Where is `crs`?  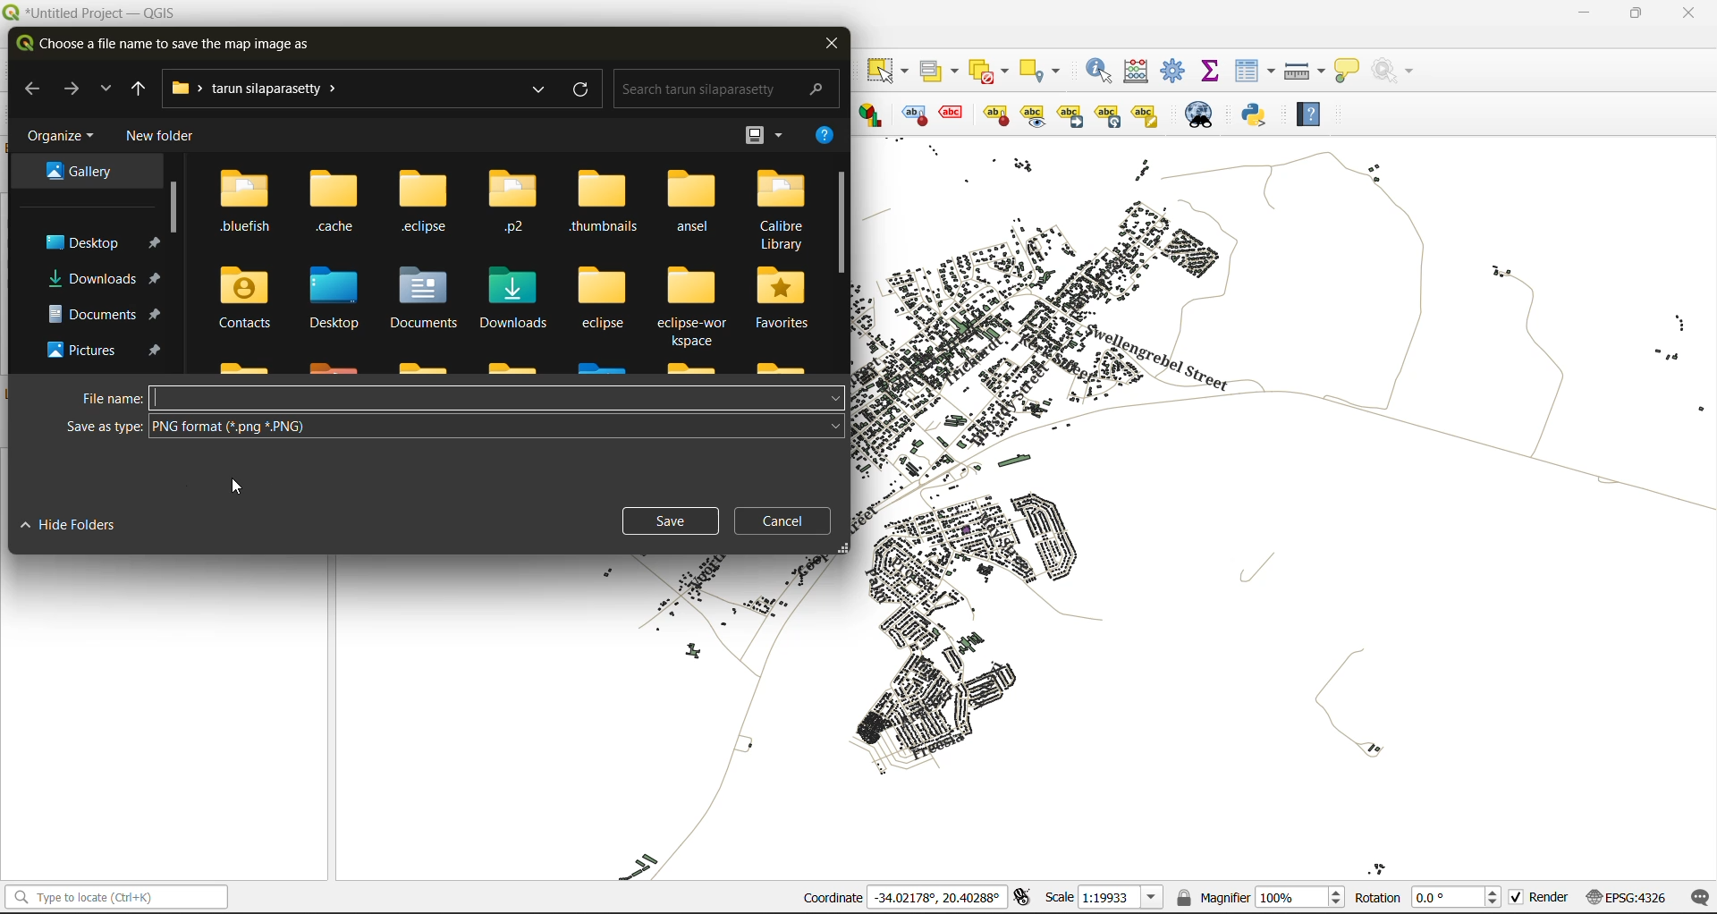
crs is located at coordinates (1621, 894).